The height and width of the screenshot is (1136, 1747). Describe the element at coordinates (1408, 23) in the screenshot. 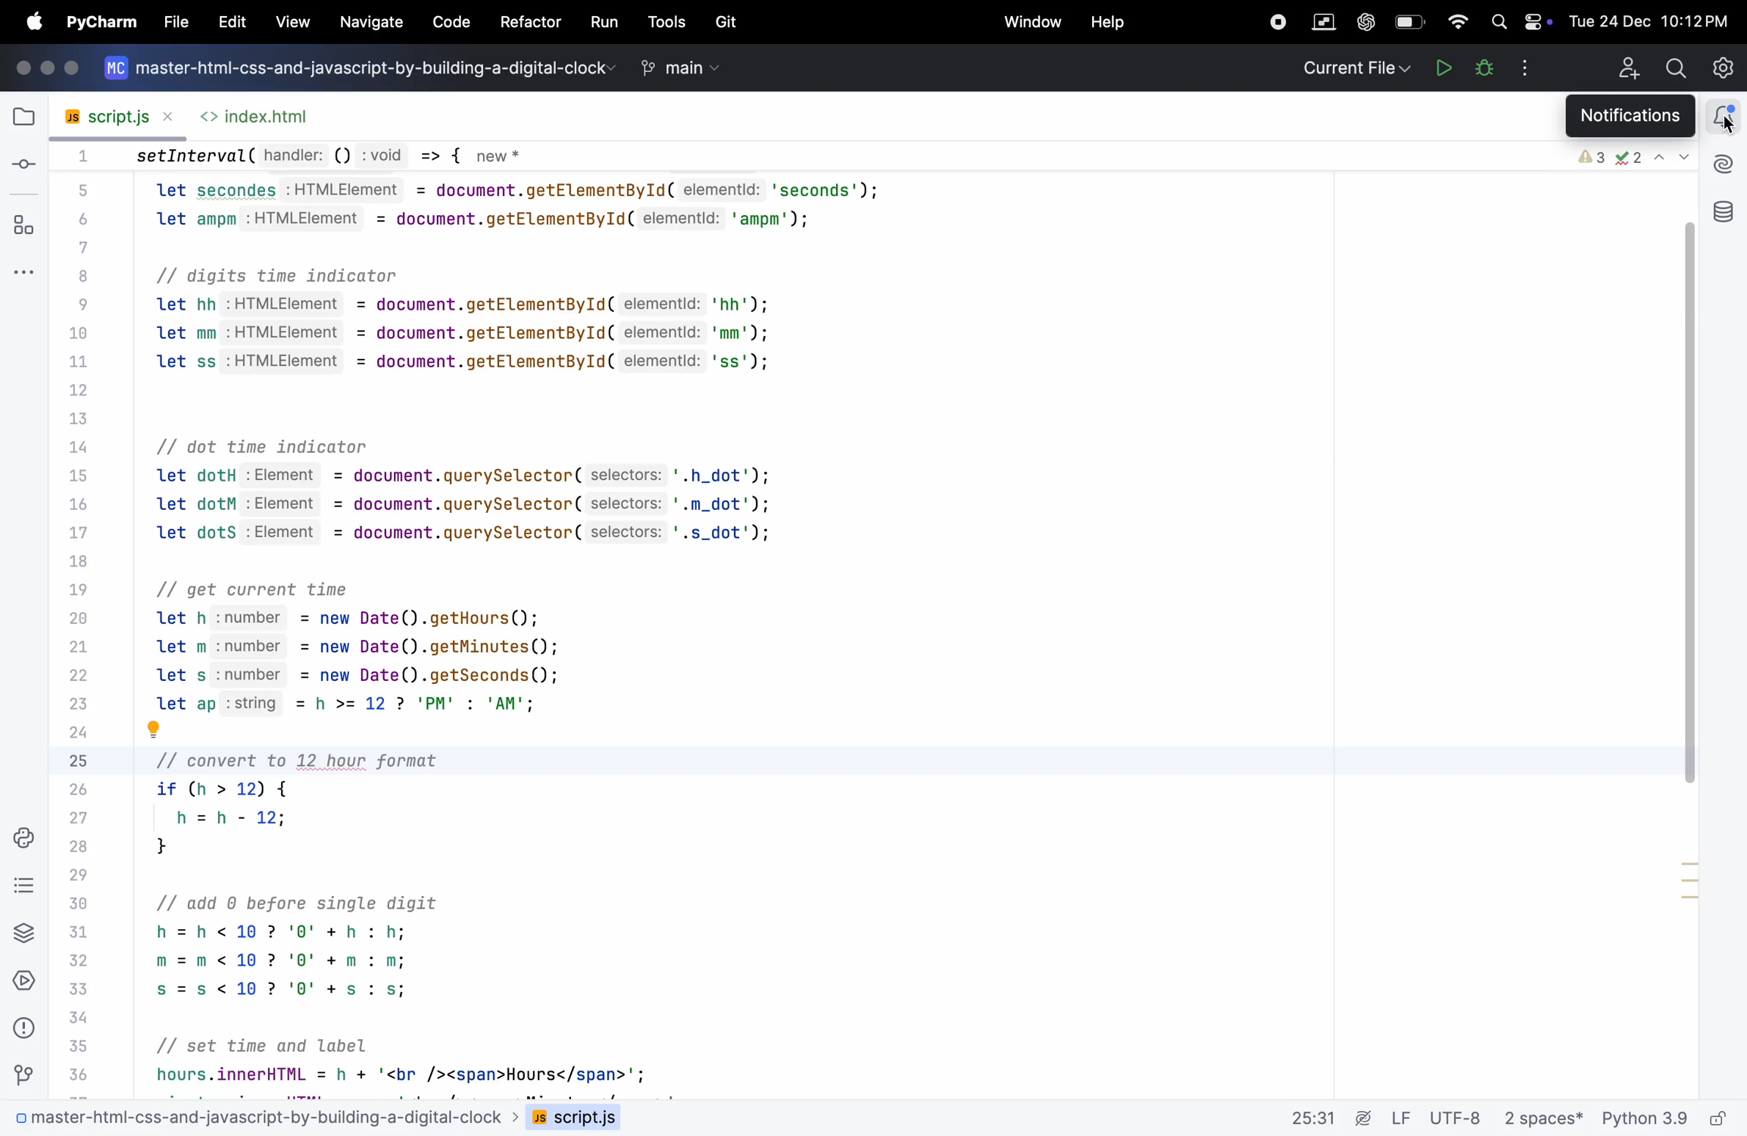

I see `battery` at that location.